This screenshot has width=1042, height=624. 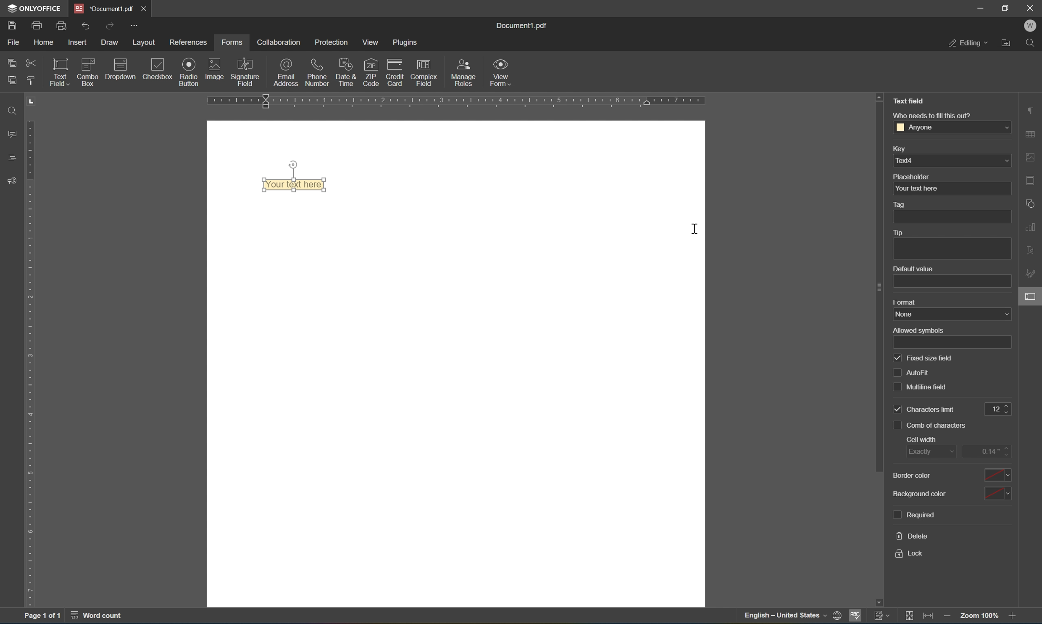 What do you see at coordinates (879, 286) in the screenshot?
I see `scroll bar` at bounding box center [879, 286].